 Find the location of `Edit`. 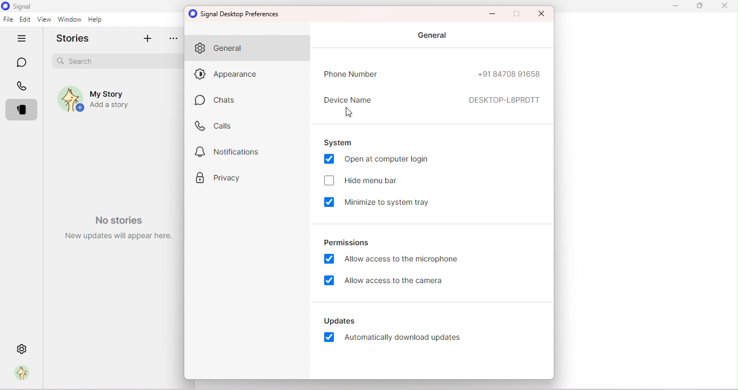

Edit is located at coordinates (26, 21).